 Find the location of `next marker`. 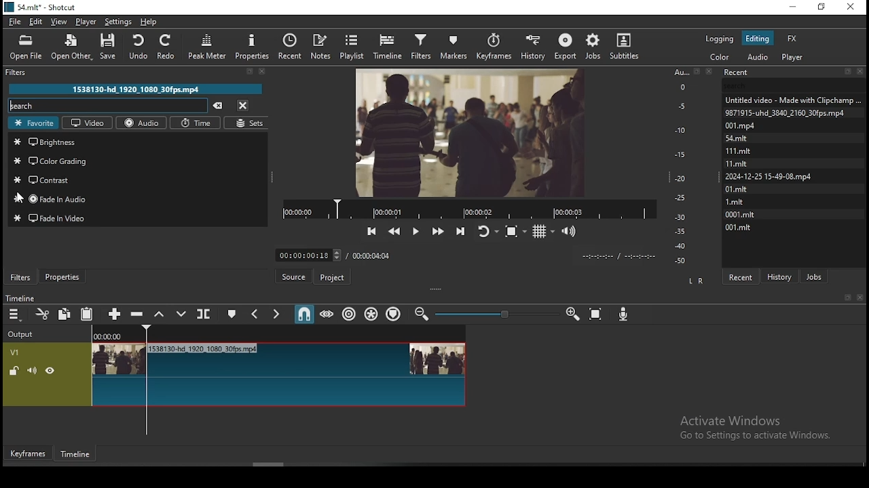

next marker is located at coordinates (274, 314).